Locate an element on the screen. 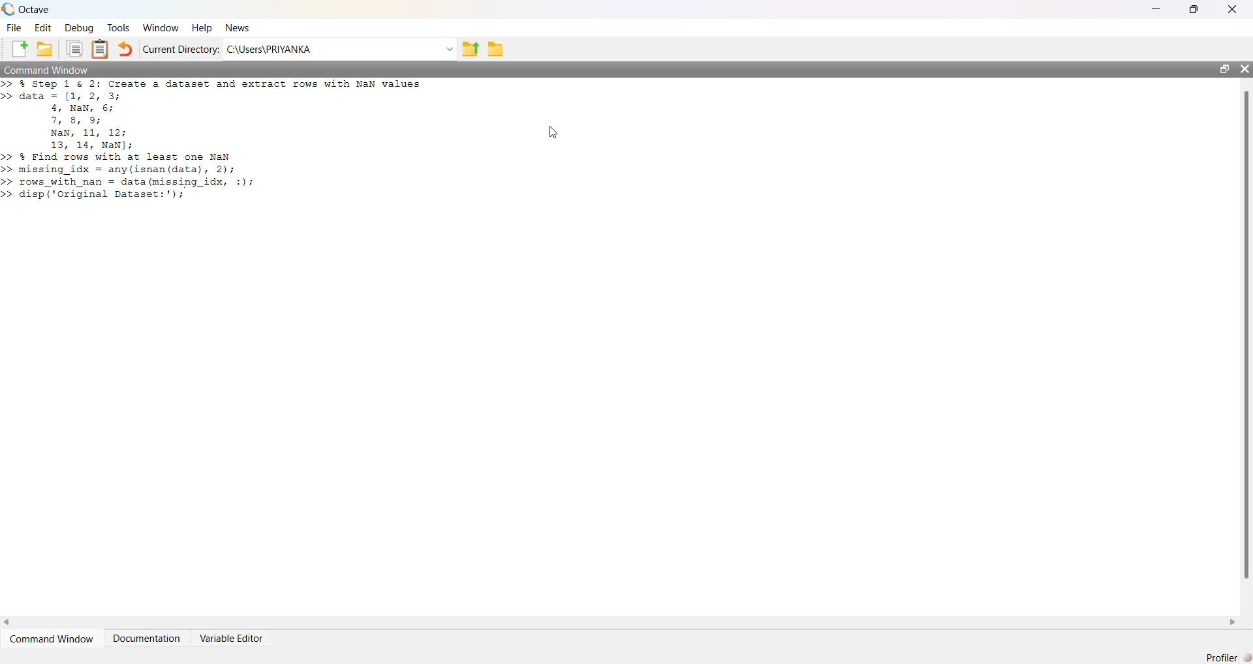 This screenshot has height=664, width=1253. close is located at coordinates (1244, 68).